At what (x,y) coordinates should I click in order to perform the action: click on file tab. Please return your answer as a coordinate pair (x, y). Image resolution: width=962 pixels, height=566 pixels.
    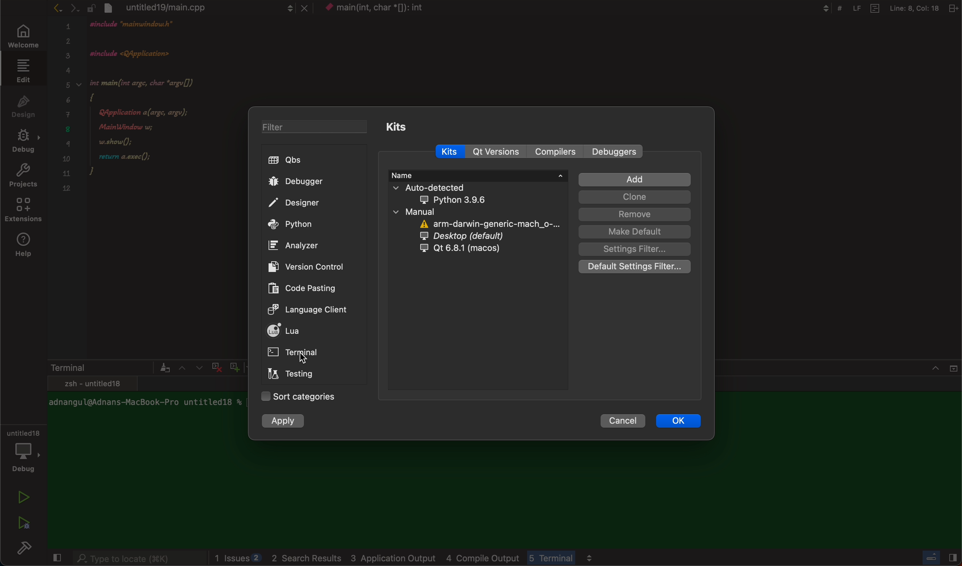
    Looking at the image, I should click on (198, 7).